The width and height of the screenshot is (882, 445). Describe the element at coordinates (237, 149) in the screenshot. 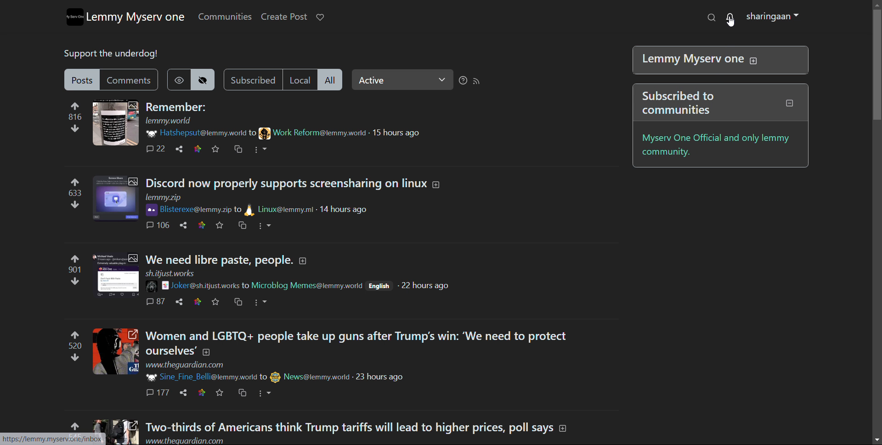

I see `cross post` at that location.